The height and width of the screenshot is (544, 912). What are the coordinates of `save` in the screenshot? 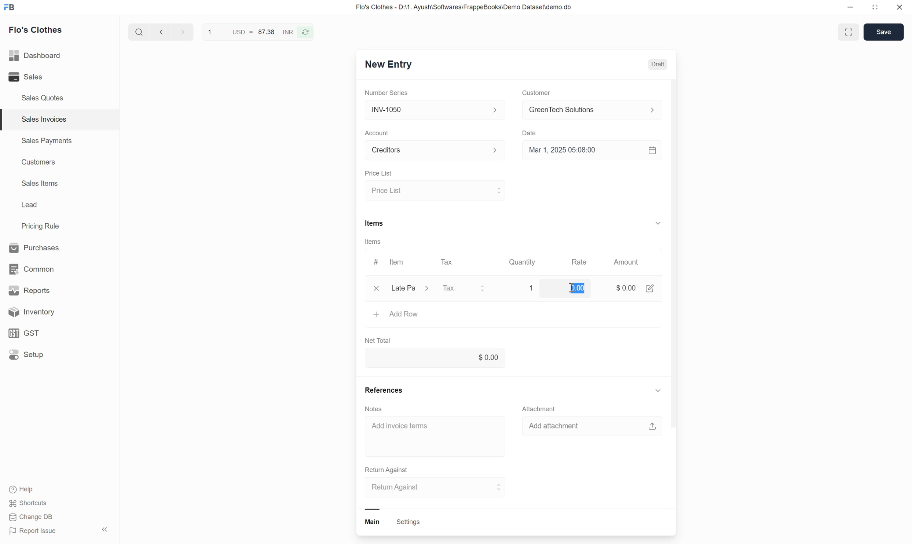 It's located at (883, 33).